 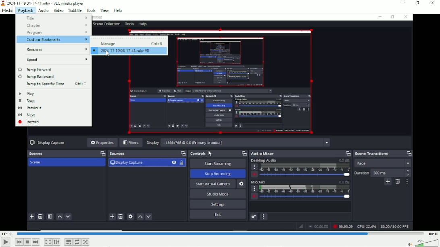 I want to click on Video, so click(x=257, y=148).